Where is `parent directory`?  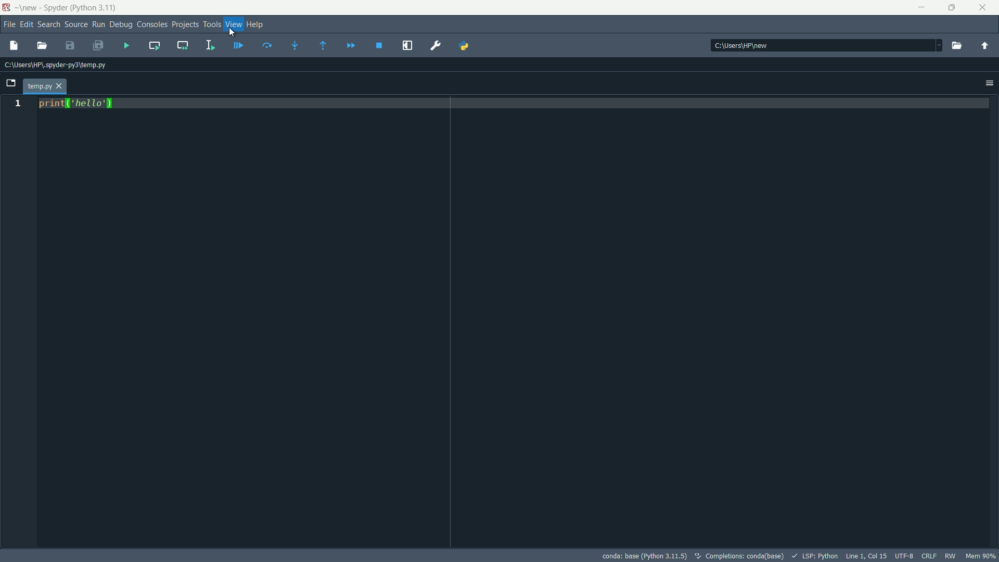 parent directory is located at coordinates (985, 46).